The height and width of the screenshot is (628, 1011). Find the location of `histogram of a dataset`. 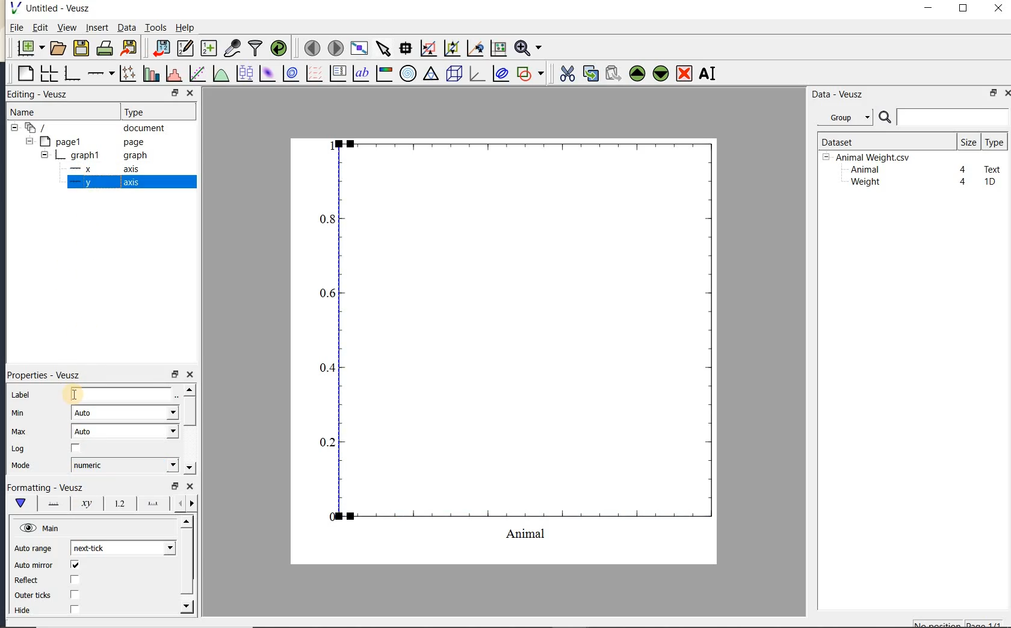

histogram of a dataset is located at coordinates (173, 73).